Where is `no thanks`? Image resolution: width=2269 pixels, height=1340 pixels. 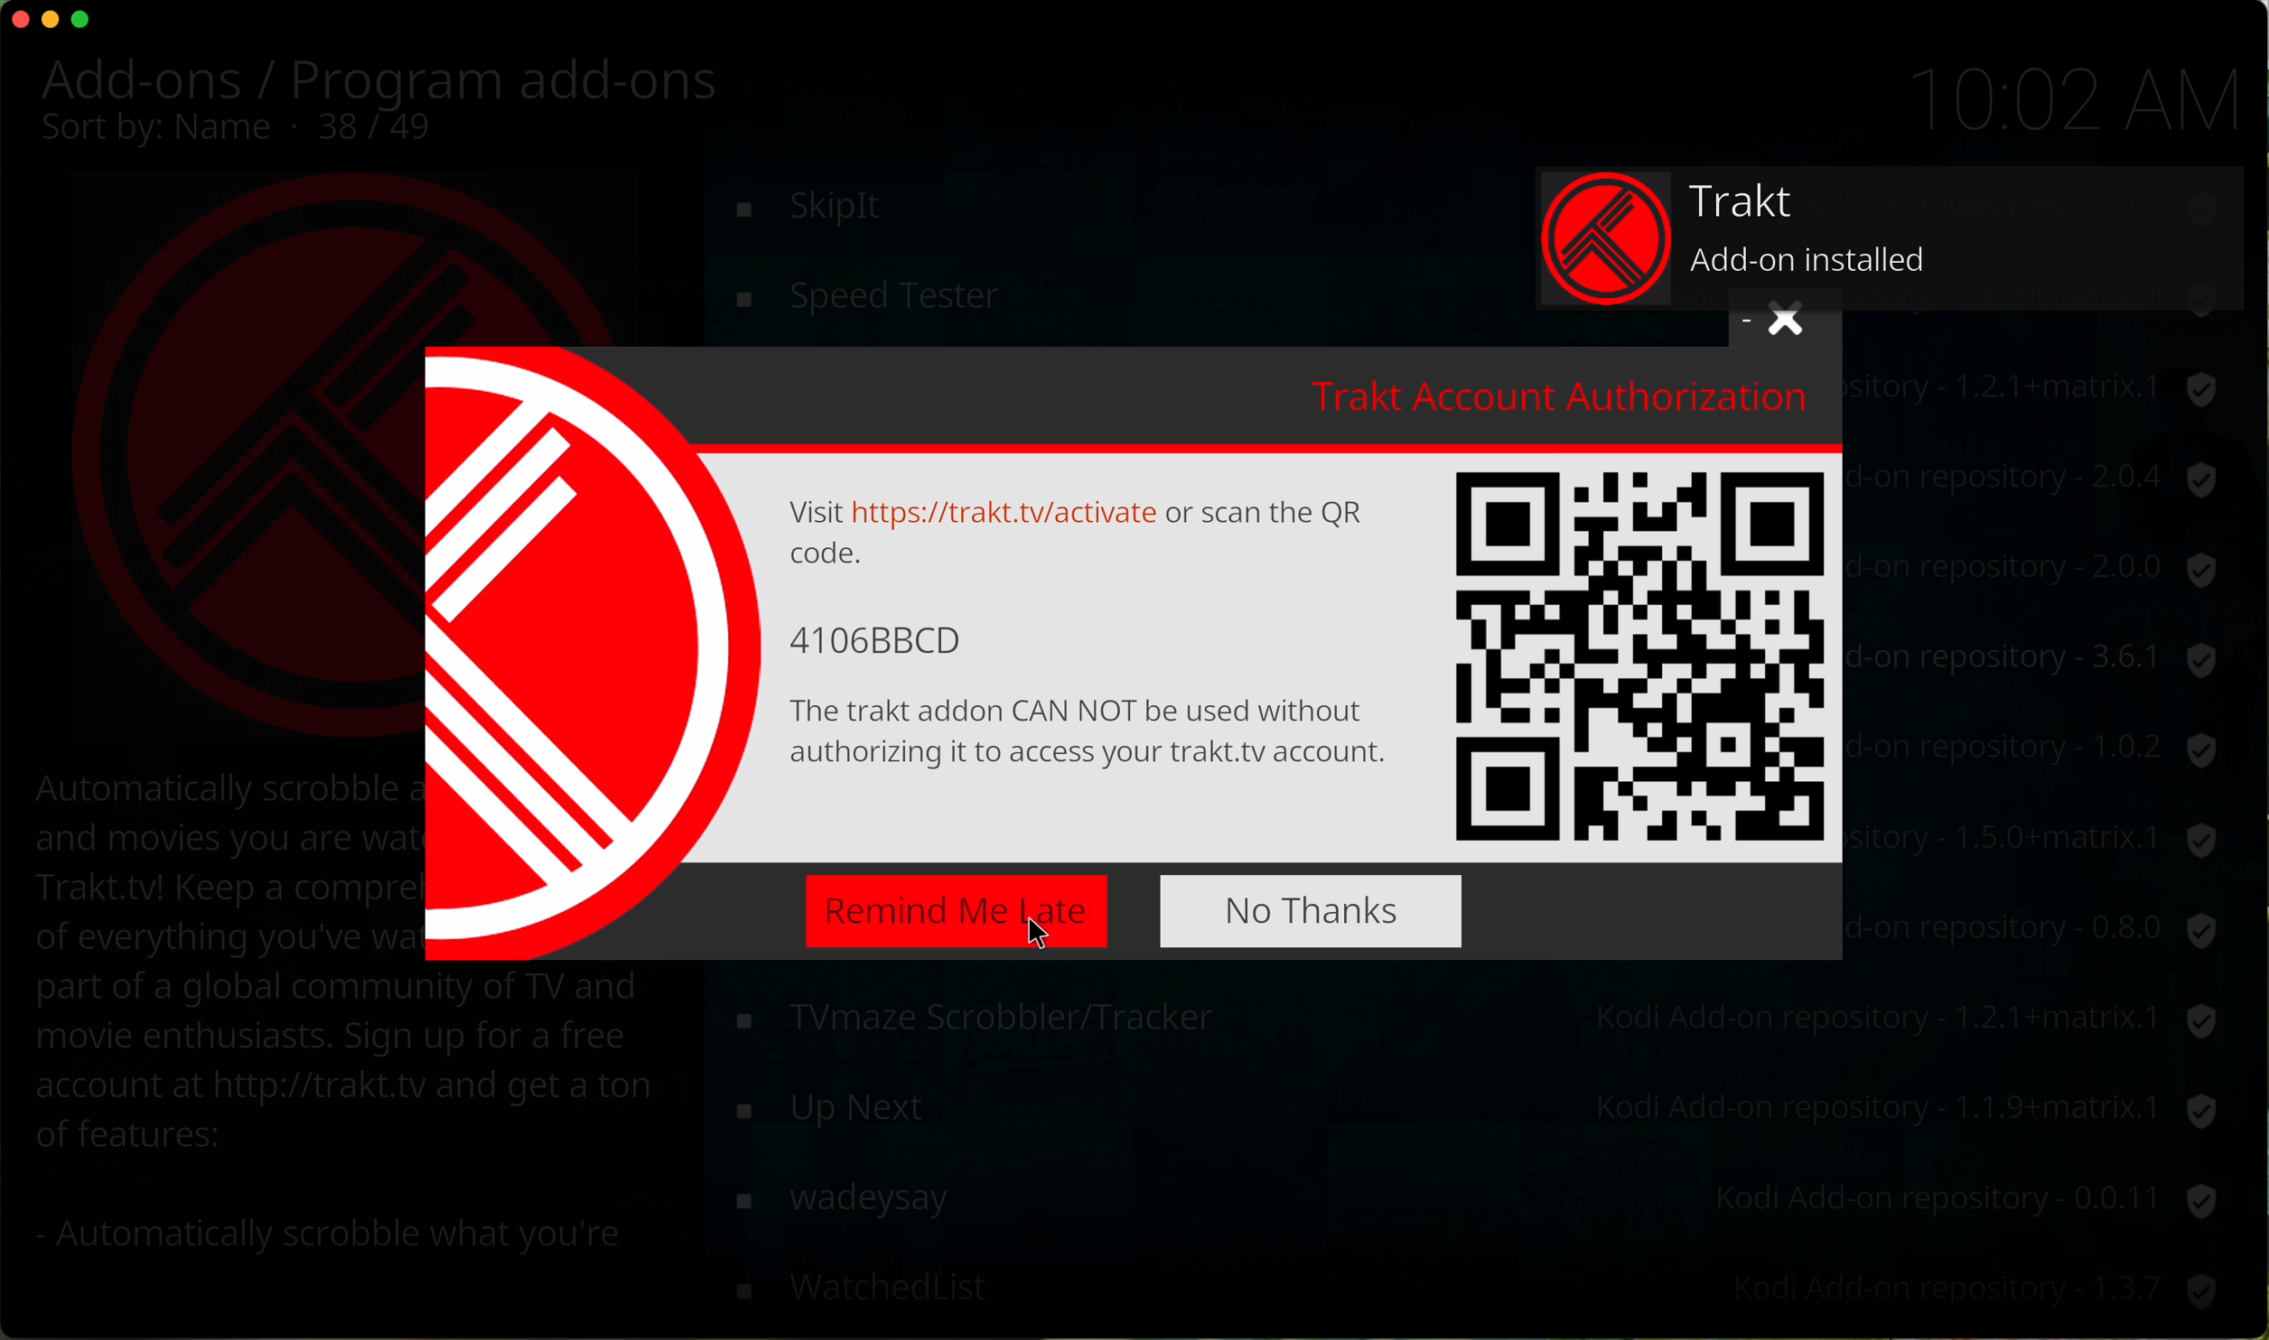 no thanks is located at coordinates (1312, 910).